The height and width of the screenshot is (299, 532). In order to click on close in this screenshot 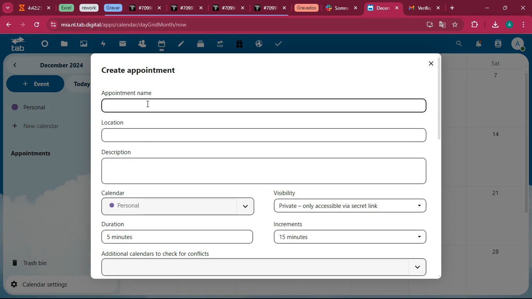, I will do `click(49, 8)`.